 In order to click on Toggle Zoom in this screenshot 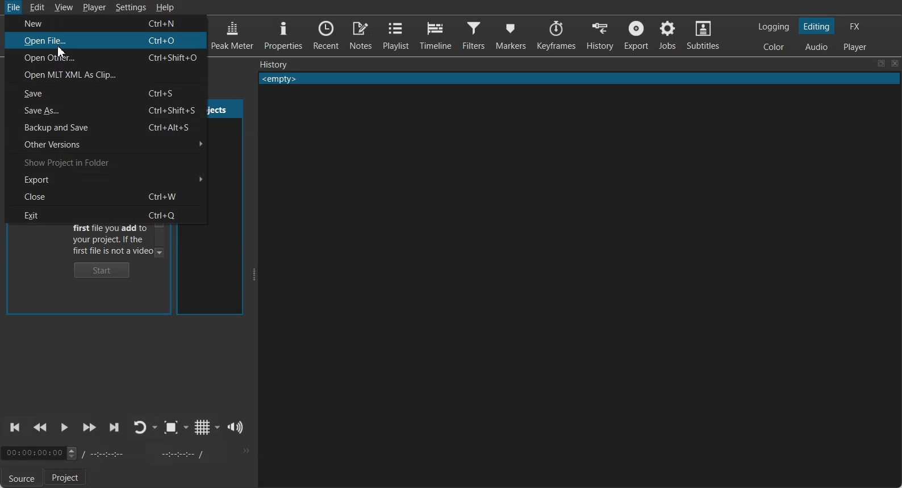, I will do `click(171, 427)`.